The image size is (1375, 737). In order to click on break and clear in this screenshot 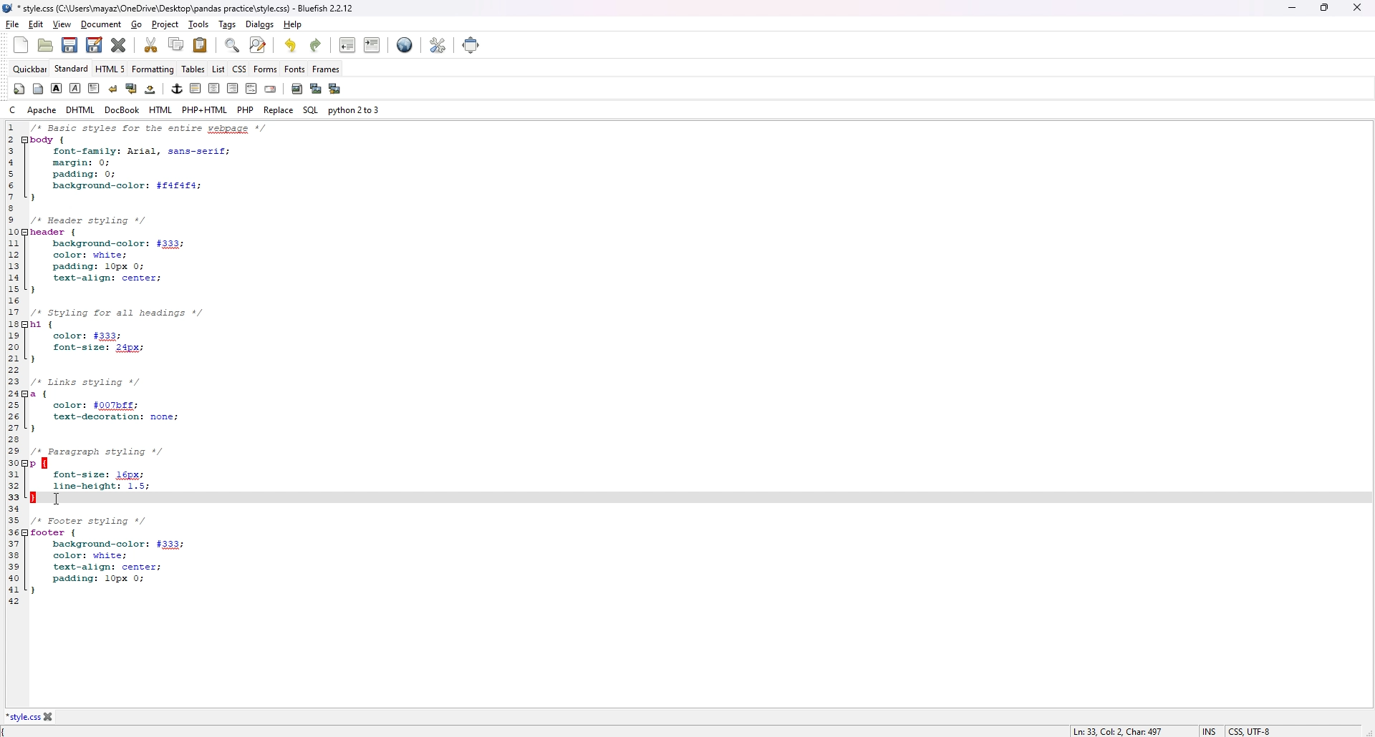, I will do `click(130, 88)`.